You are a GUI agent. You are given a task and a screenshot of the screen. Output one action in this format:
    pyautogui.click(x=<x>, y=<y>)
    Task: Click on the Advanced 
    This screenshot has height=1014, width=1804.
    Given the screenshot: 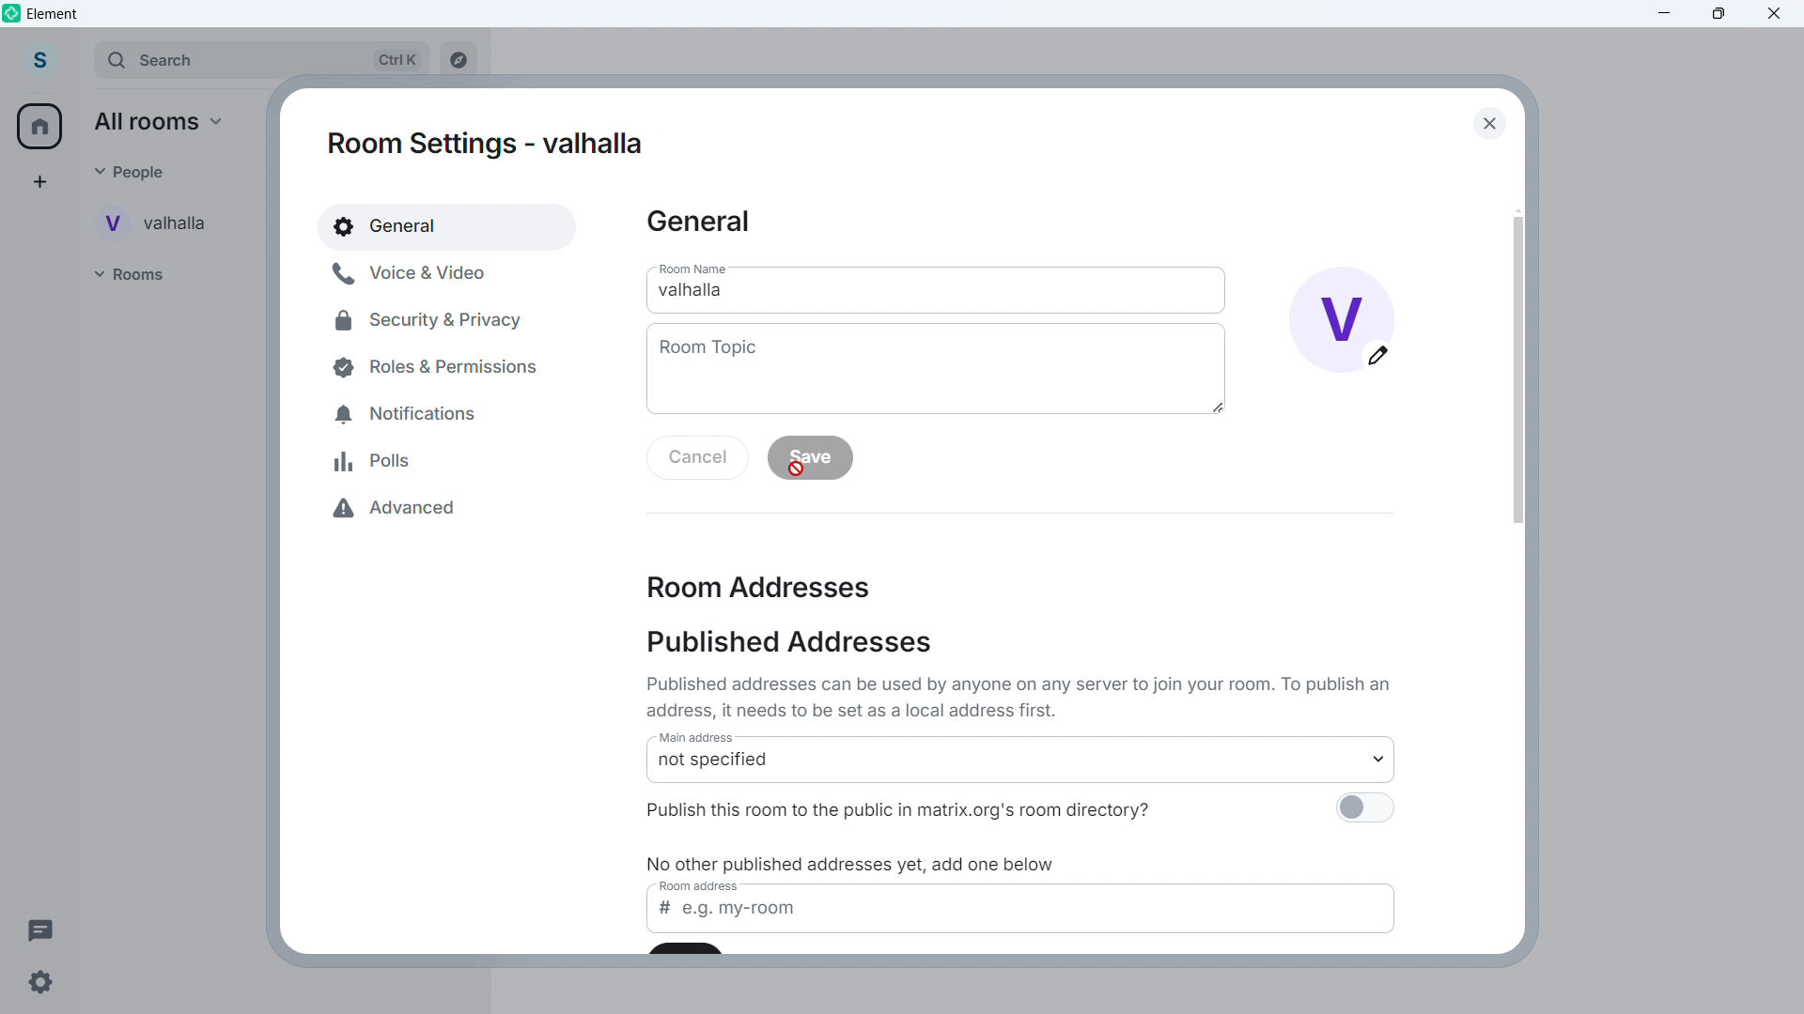 What is the action you would take?
    pyautogui.click(x=409, y=510)
    